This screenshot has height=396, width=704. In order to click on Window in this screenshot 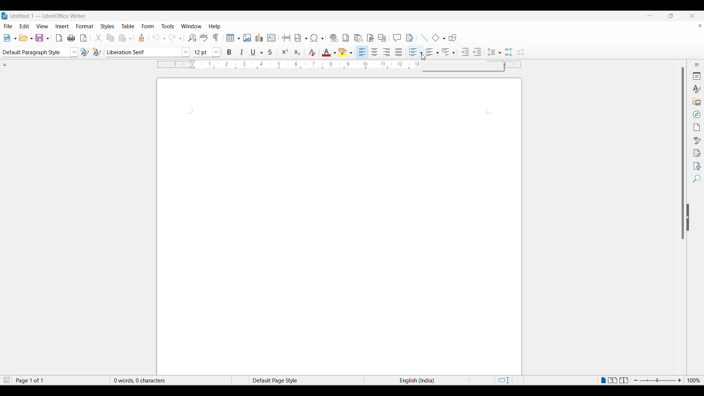, I will do `click(191, 26)`.